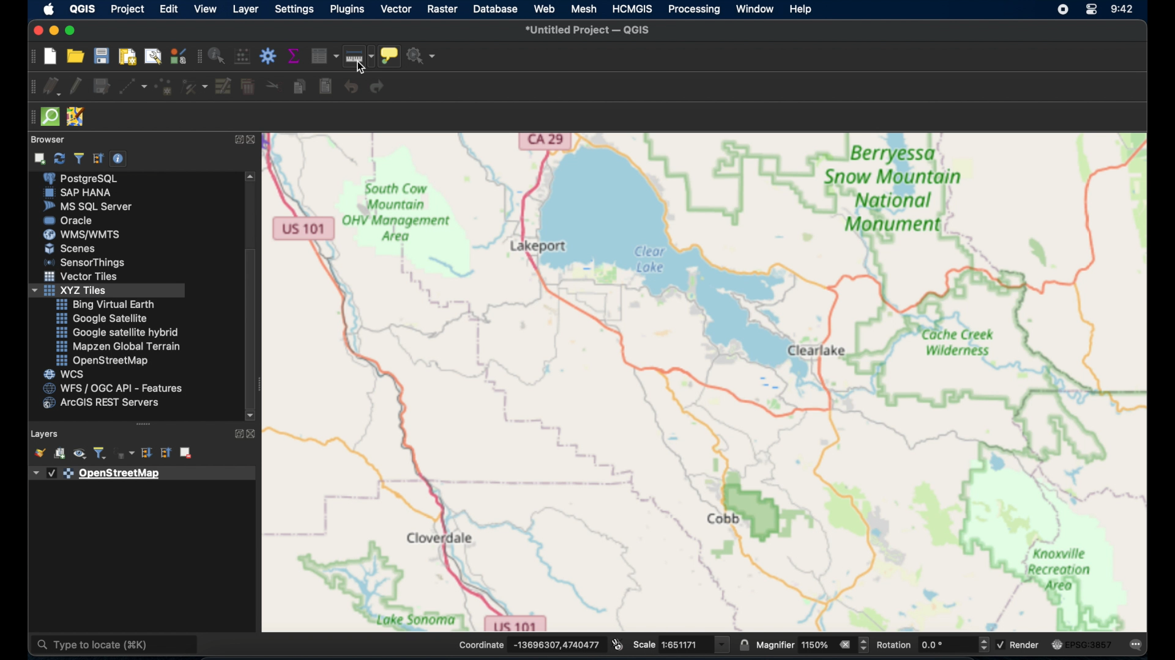 The height and width of the screenshot is (660, 1175). What do you see at coordinates (198, 57) in the screenshot?
I see `attributes. toolbar` at bounding box center [198, 57].